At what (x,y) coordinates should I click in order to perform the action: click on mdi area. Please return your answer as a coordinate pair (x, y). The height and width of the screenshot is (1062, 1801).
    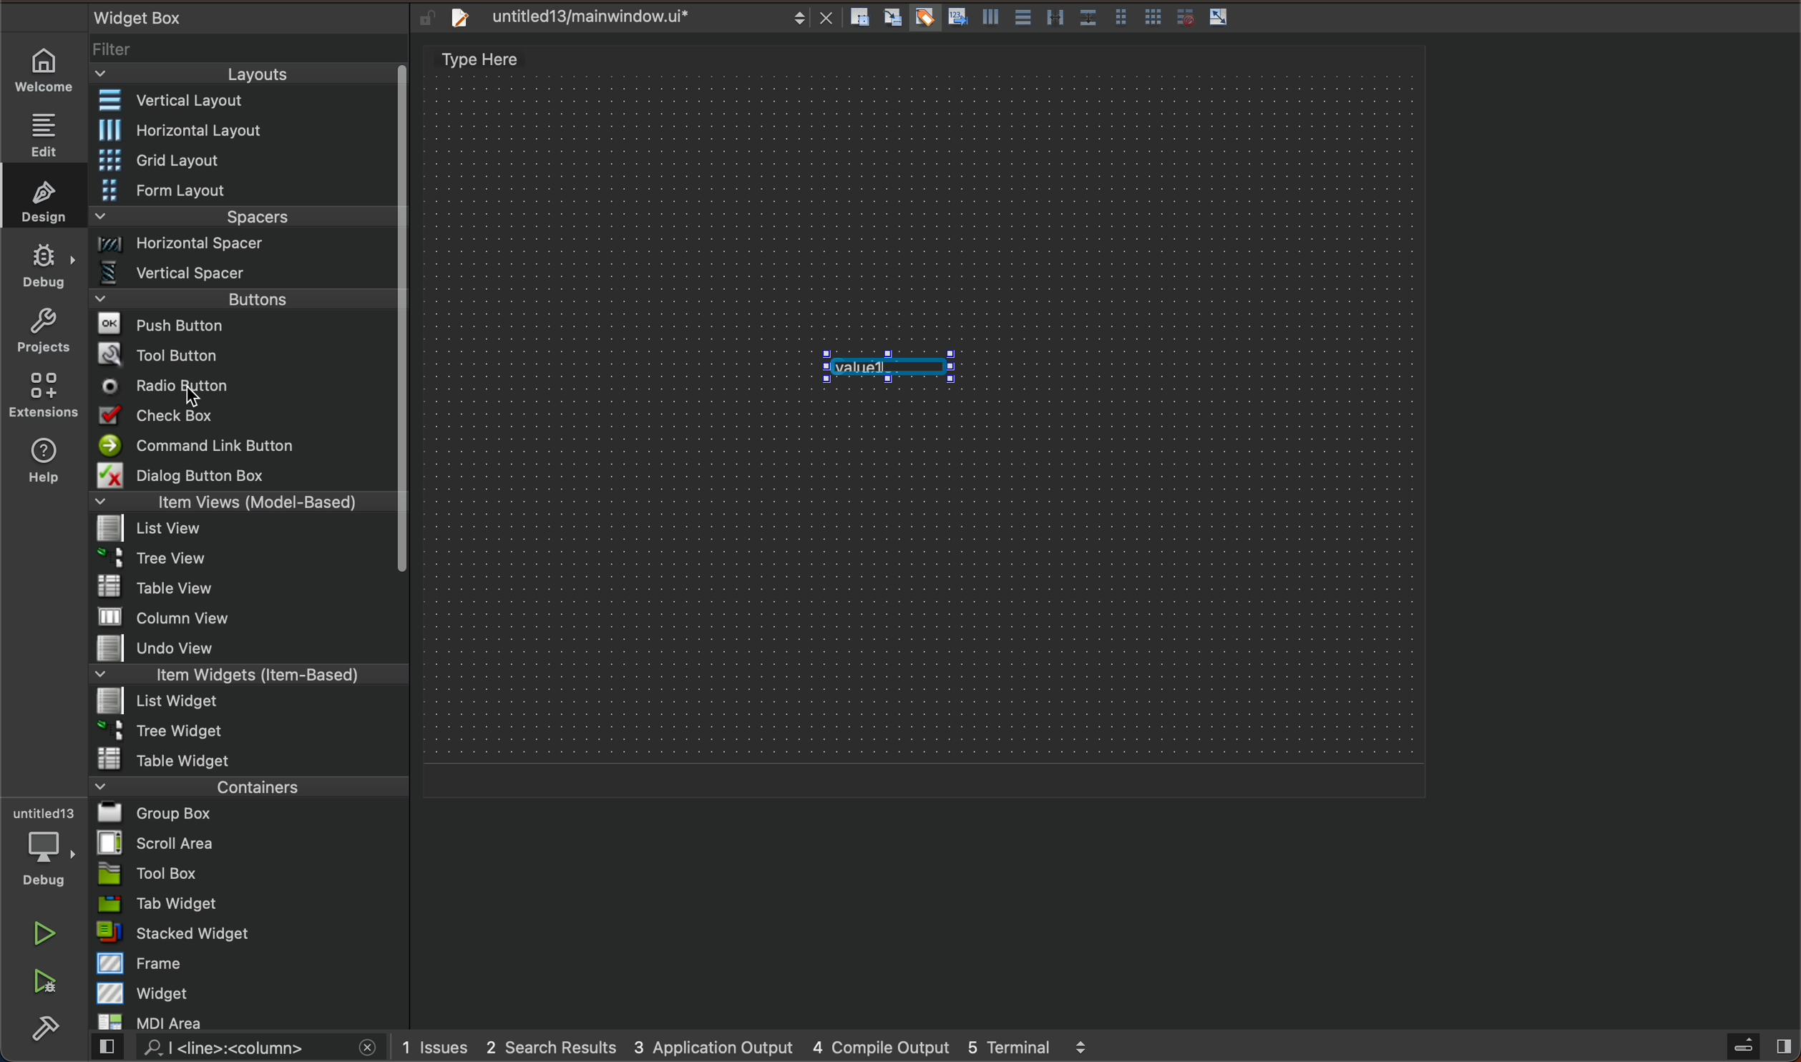
    Looking at the image, I should click on (248, 1019).